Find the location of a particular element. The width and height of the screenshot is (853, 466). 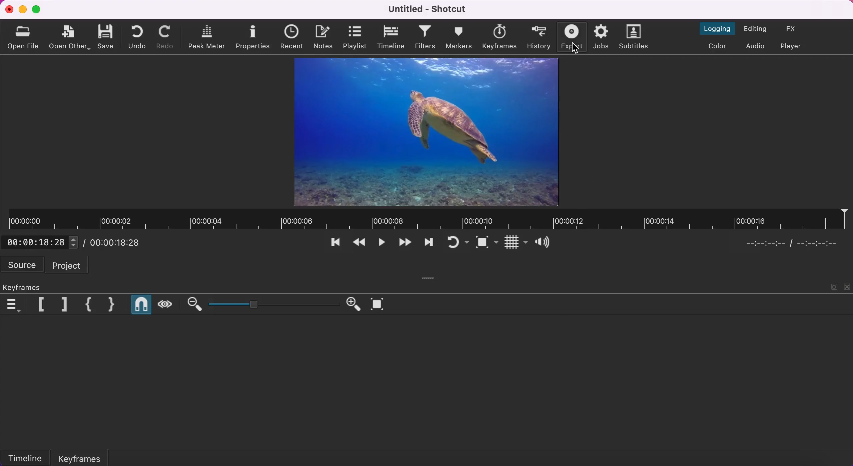

play quickly forwards is located at coordinates (429, 242).